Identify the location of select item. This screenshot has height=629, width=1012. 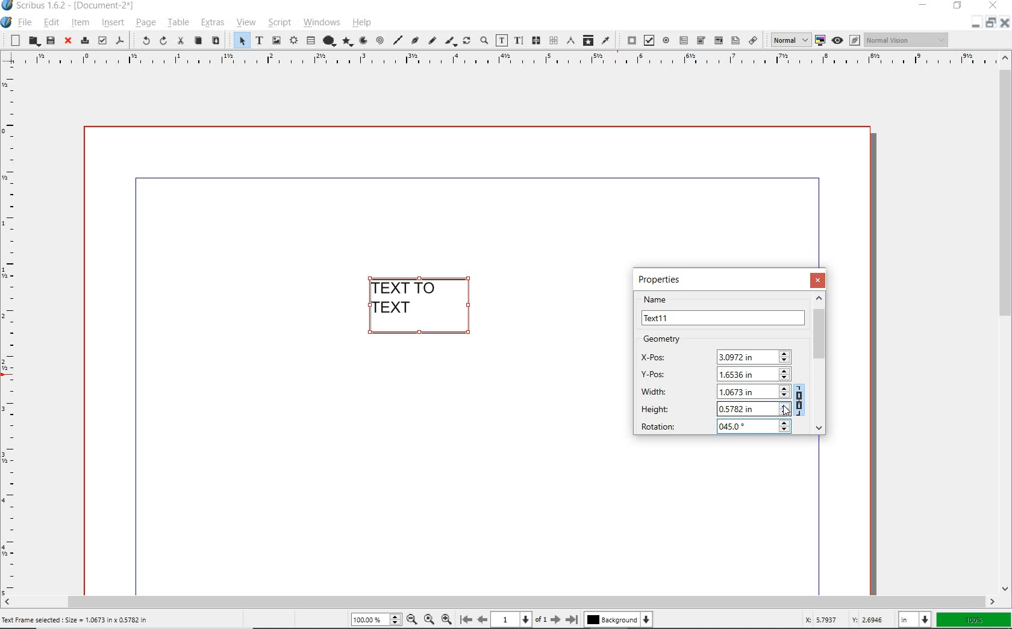
(239, 40).